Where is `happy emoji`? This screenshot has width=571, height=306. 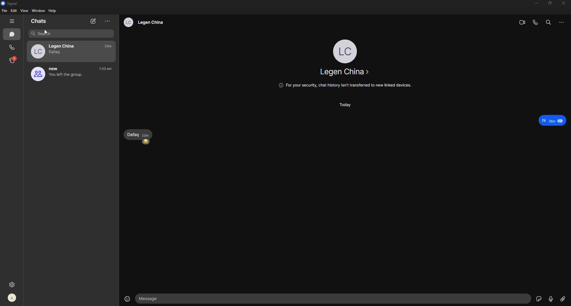
happy emoji is located at coordinates (146, 143).